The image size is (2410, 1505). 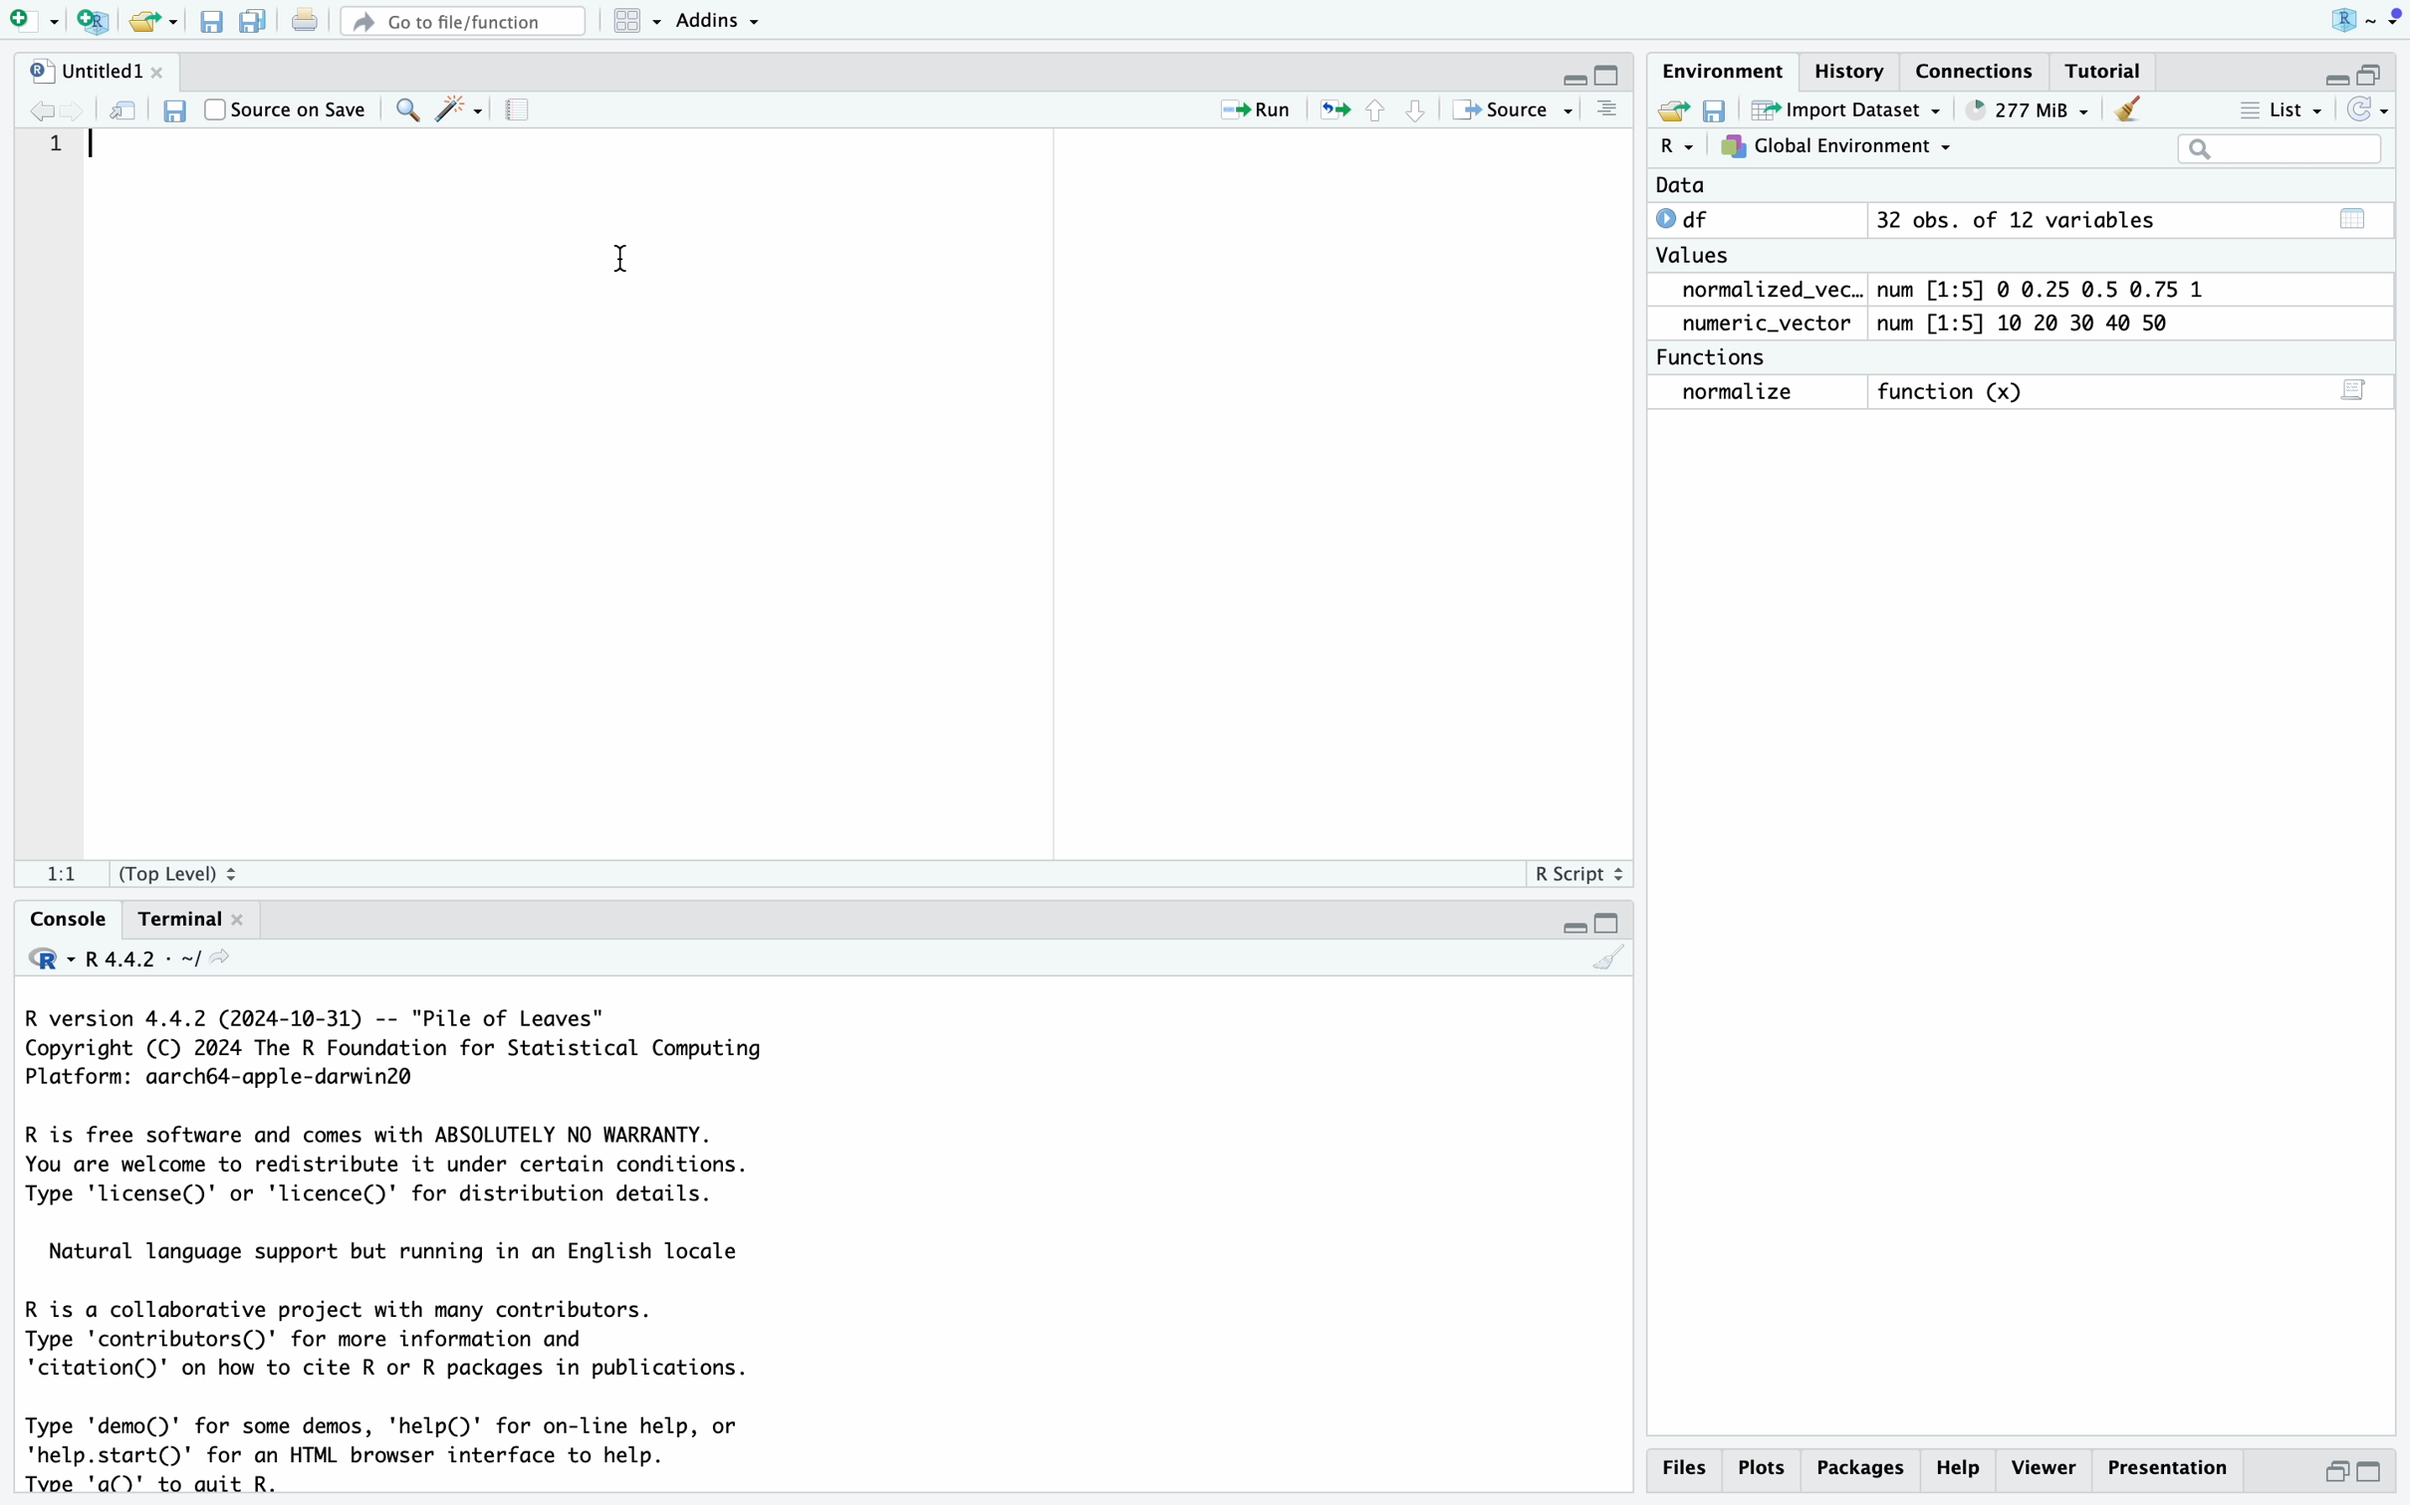 What do you see at coordinates (1606, 958) in the screenshot?
I see `CLEAN UP` at bounding box center [1606, 958].